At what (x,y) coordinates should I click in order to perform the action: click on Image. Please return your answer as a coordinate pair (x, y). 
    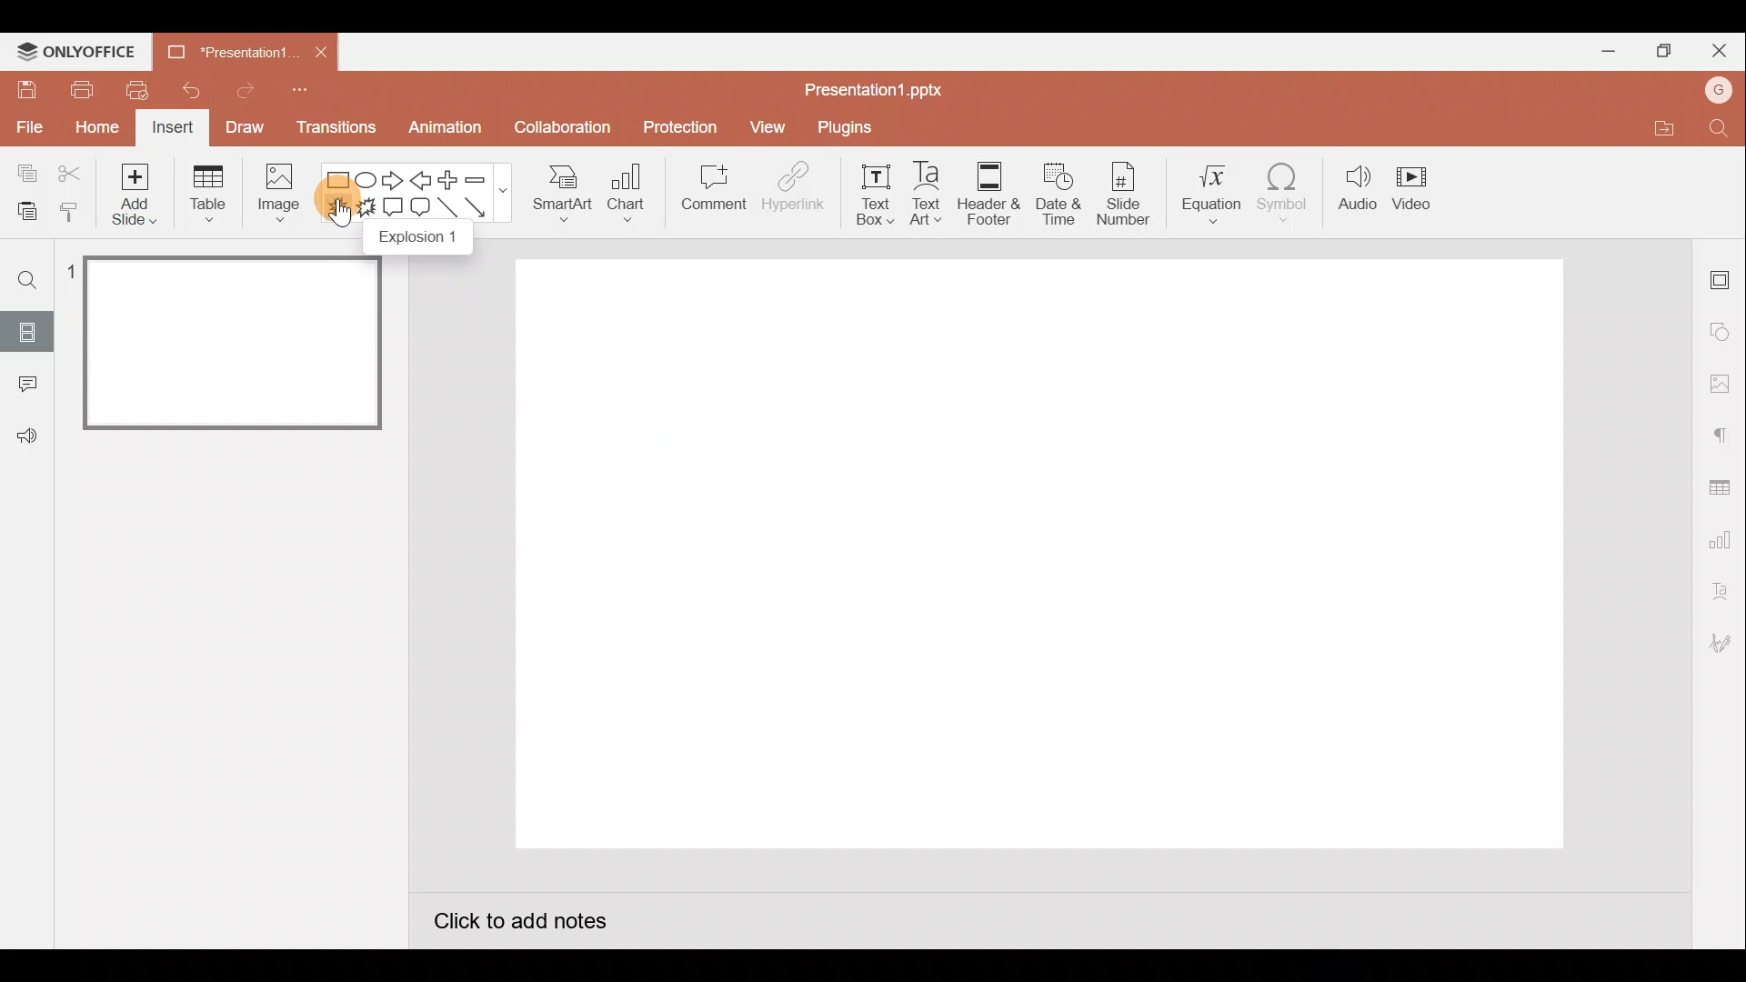
    Looking at the image, I should click on (285, 195).